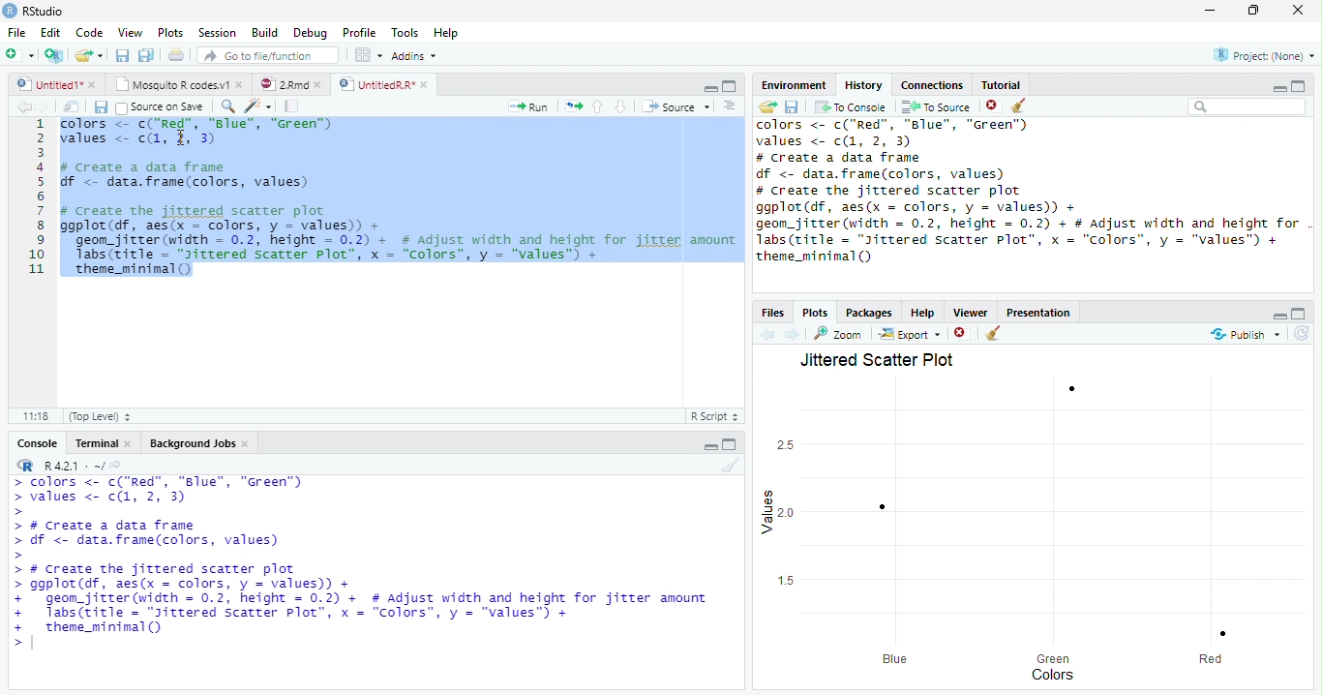 This screenshot has width=1322, height=695. I want to click on > Colors <- ¢L eS, Bima", Wreew)

> values <- c(1, 2, 3)

>

> # Create a data frame

> df <- data.frame(colors, values)

>

> # Create the jittered scatter plot

> ggplot(df, aes(x = colors, y = values) +

+ geom_jitter(width = 0.2, height = 0.2) + # Adjust width and height for jitter amount
+ abs(title = "Jittered scatter plot”, x = “Colors”, y = "values™) +
+ theme_minimal()

>, so click(363, 563).